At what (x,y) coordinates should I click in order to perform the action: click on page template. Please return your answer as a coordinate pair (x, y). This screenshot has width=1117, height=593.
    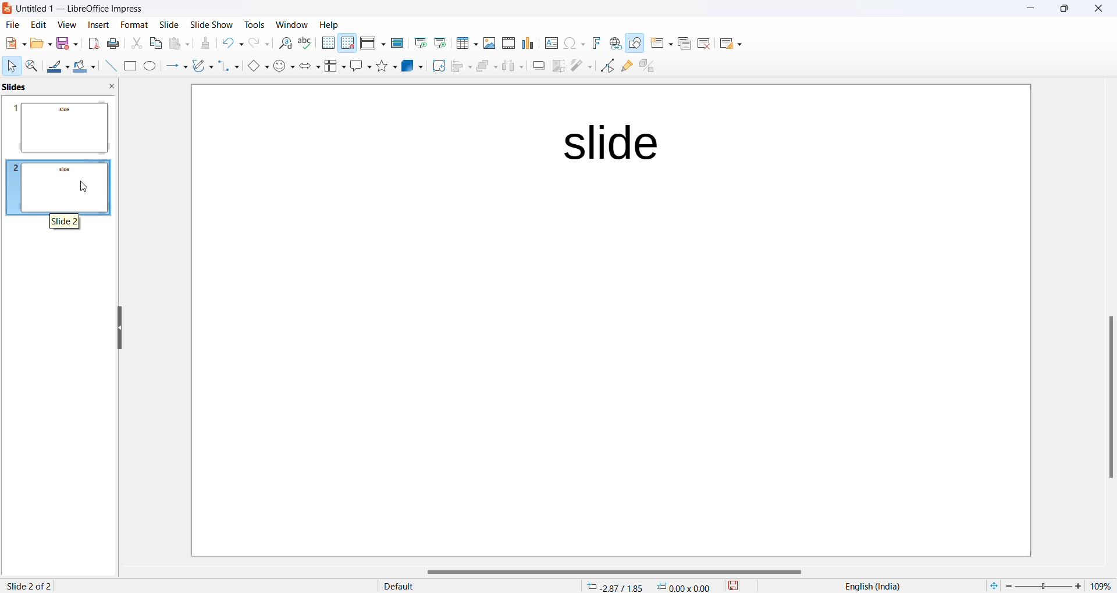
    Looking at the image, I should click on (607, 322).